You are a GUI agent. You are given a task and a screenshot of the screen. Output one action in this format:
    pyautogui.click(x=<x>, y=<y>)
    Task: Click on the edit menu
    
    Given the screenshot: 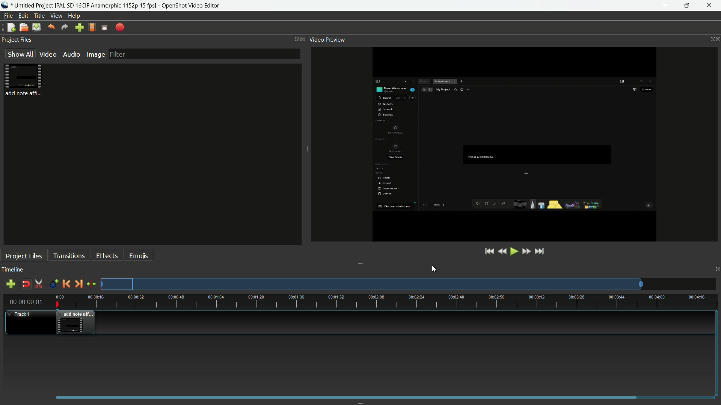 What is the action you would take?
    pyautogui.click(x=23, y=16)
    